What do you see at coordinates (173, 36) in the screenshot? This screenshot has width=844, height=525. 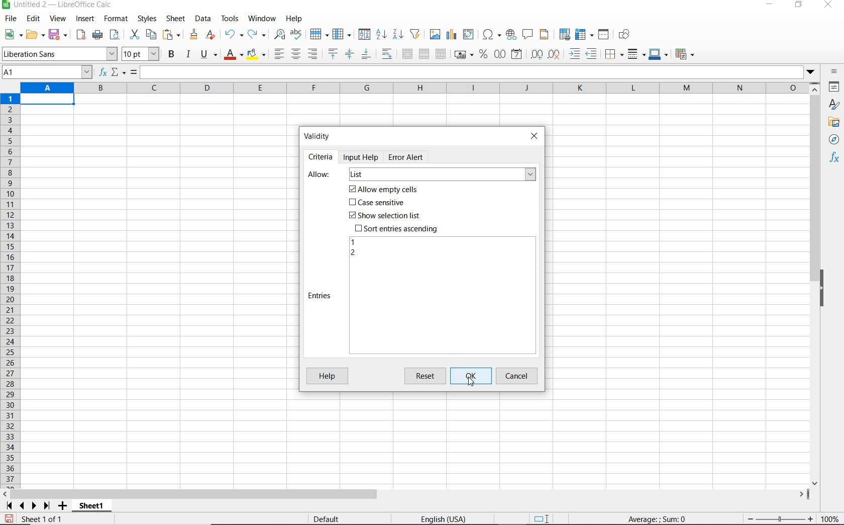 I see `paste` at bounding box center [173, 36].